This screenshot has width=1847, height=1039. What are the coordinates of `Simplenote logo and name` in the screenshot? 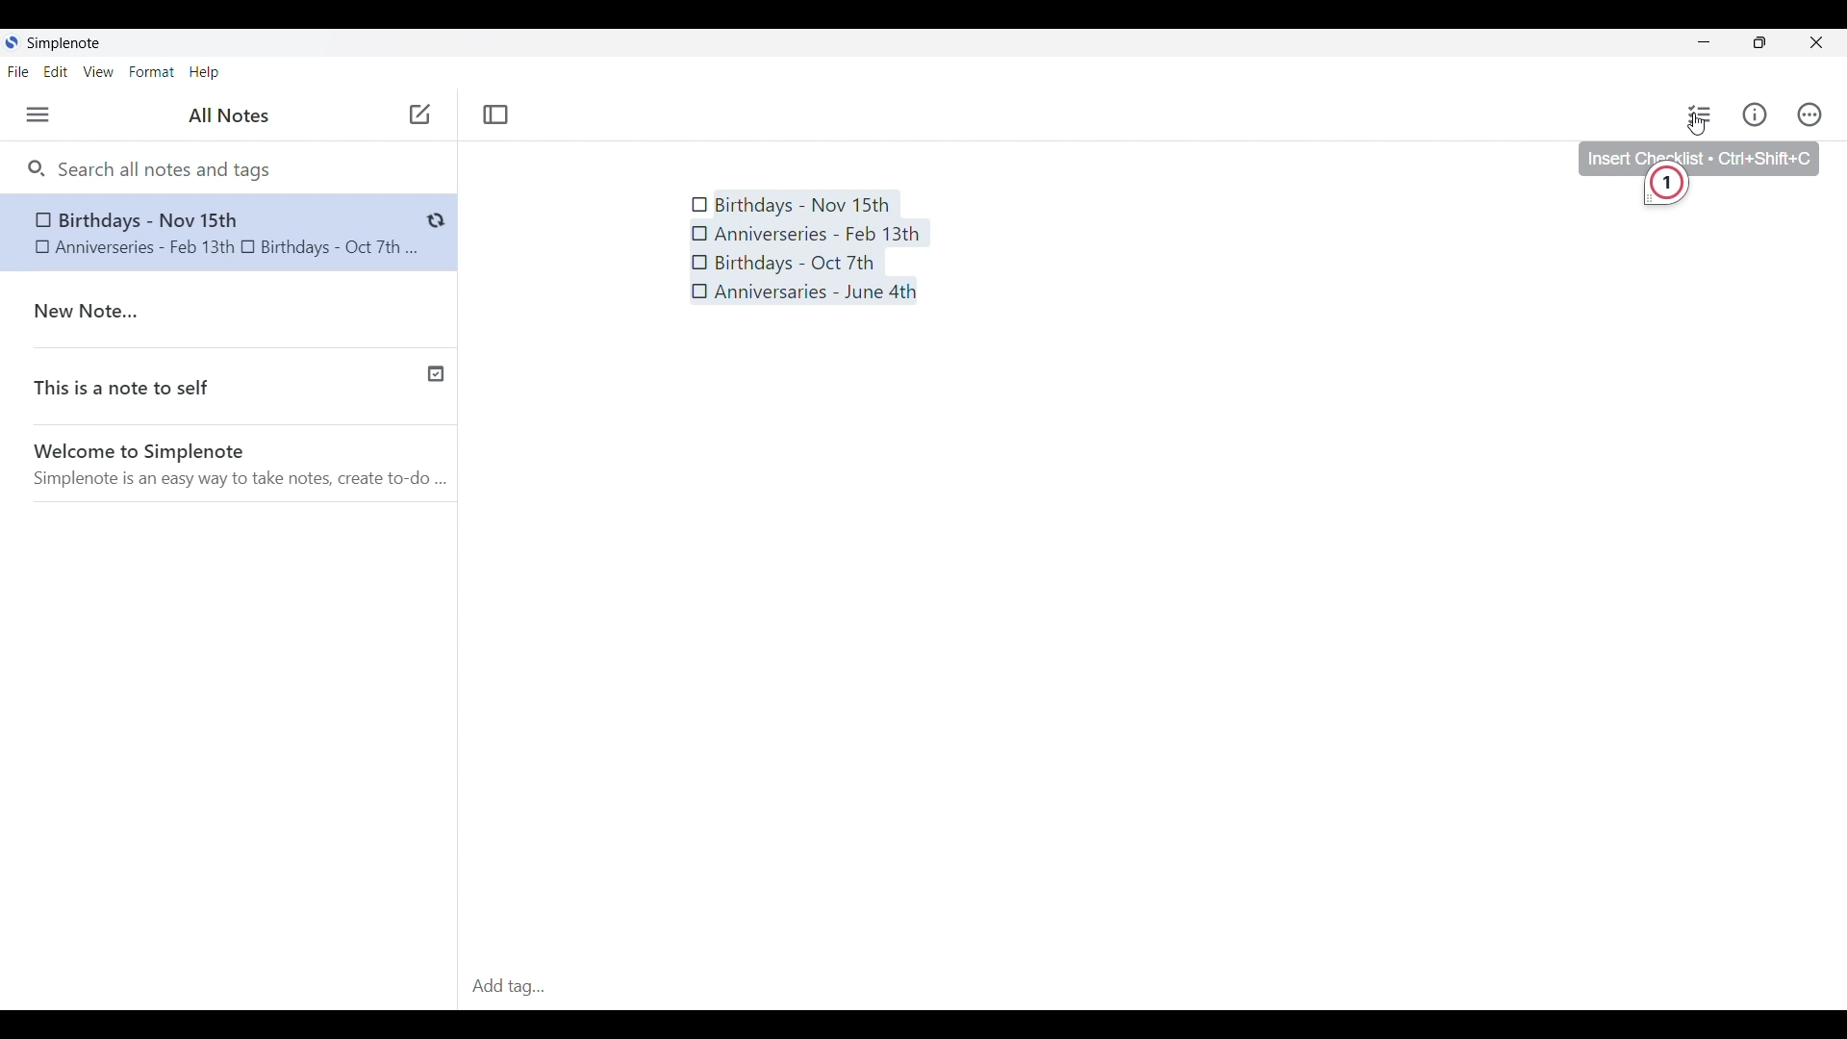 It's located at (68, 42).